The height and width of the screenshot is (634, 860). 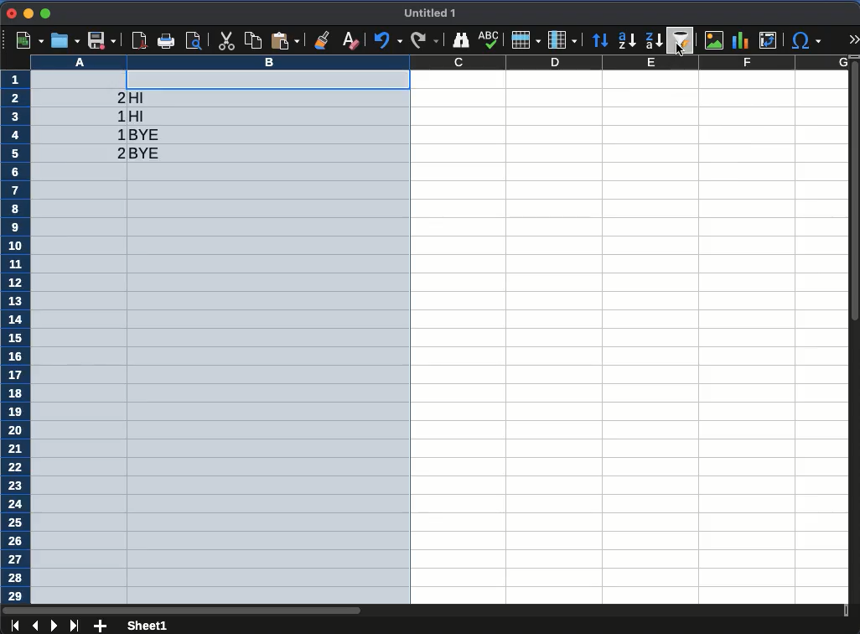 I want to click on hi, so click(x=141, y=99).